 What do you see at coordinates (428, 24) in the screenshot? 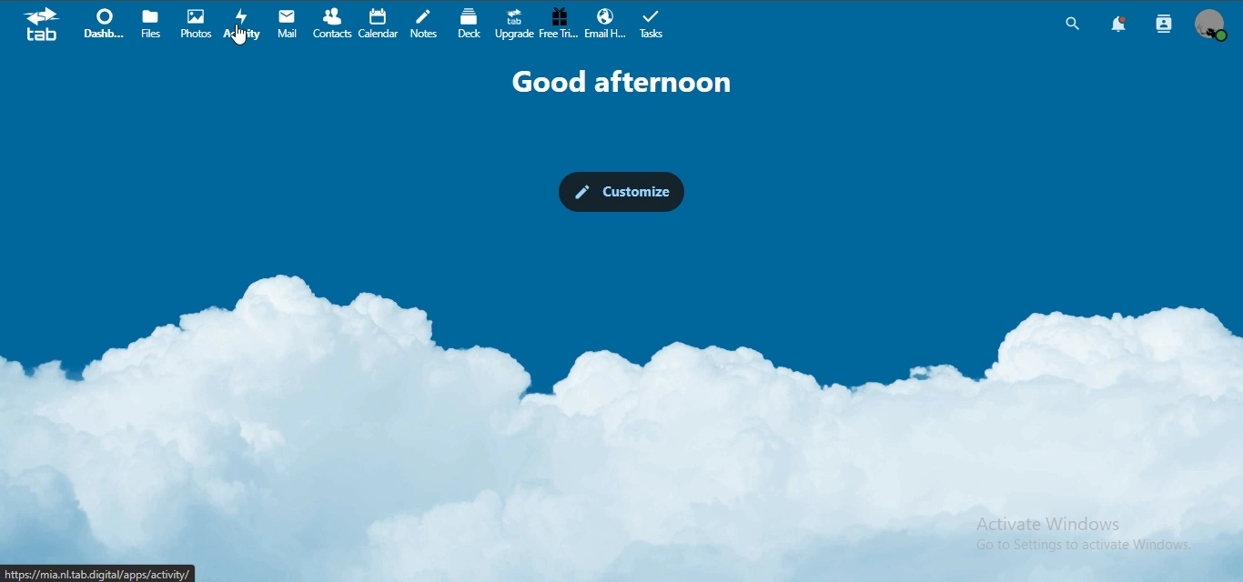
I see `notes` at bounding box center [428, 24].